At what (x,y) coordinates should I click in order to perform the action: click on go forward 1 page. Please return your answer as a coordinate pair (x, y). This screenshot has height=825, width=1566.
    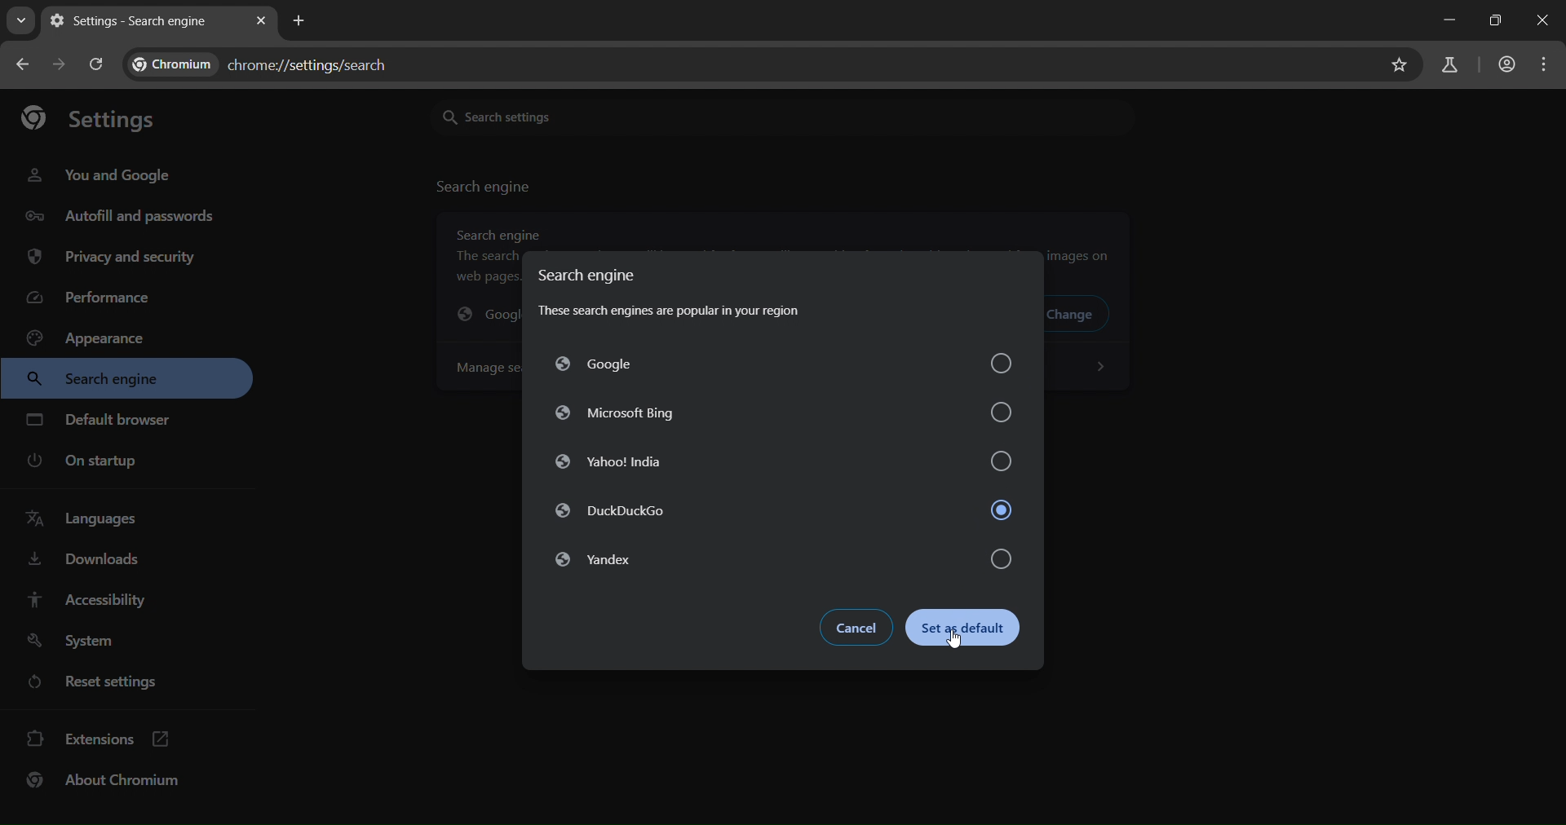
    Looking at the image, I should click on (59, 64).